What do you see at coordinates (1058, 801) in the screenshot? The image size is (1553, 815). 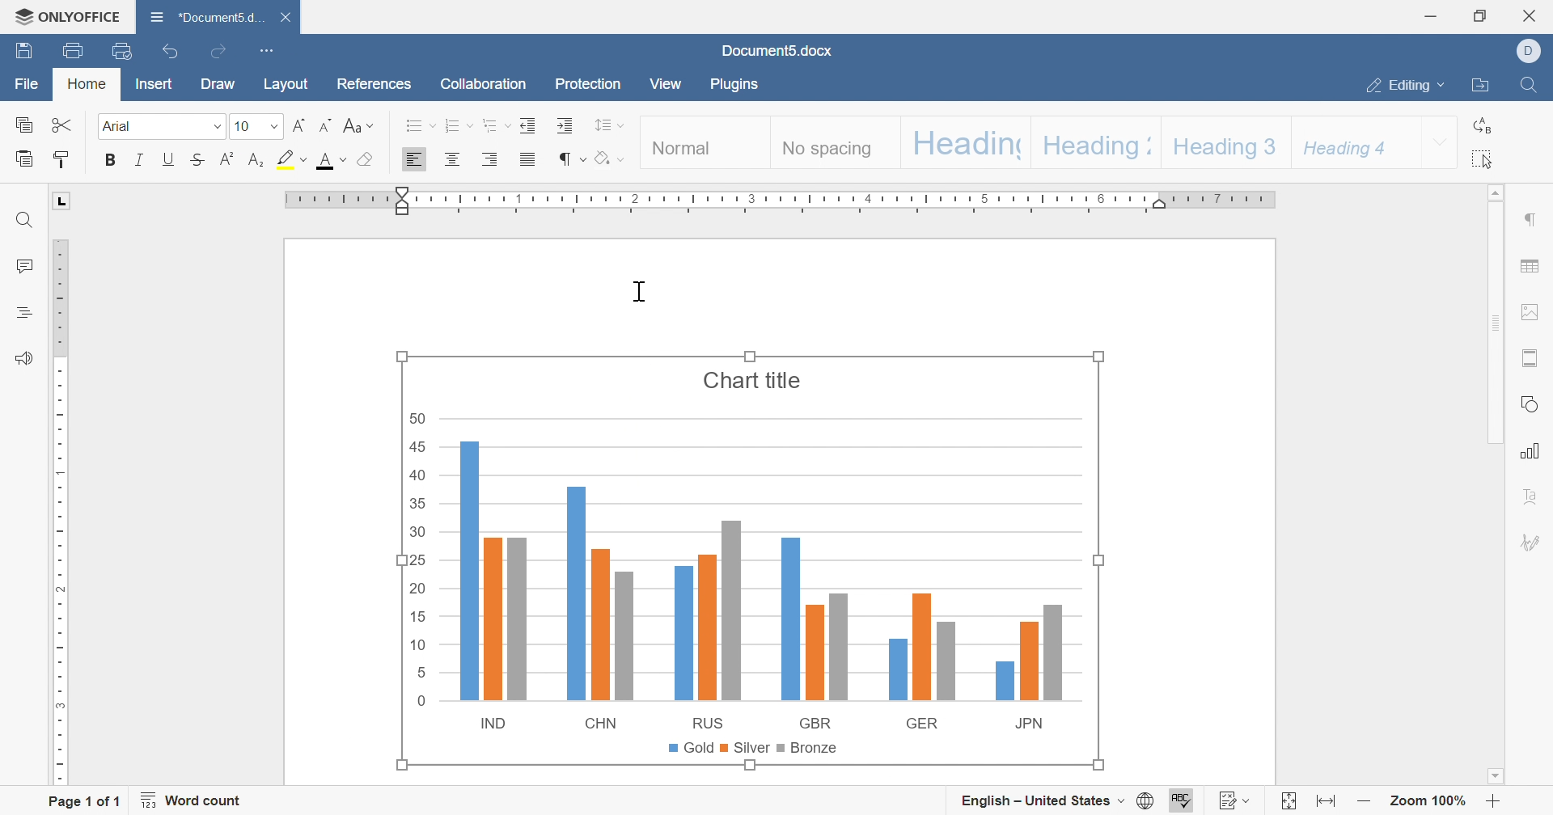 I see `set document language` at bounding box center [1058, 801].